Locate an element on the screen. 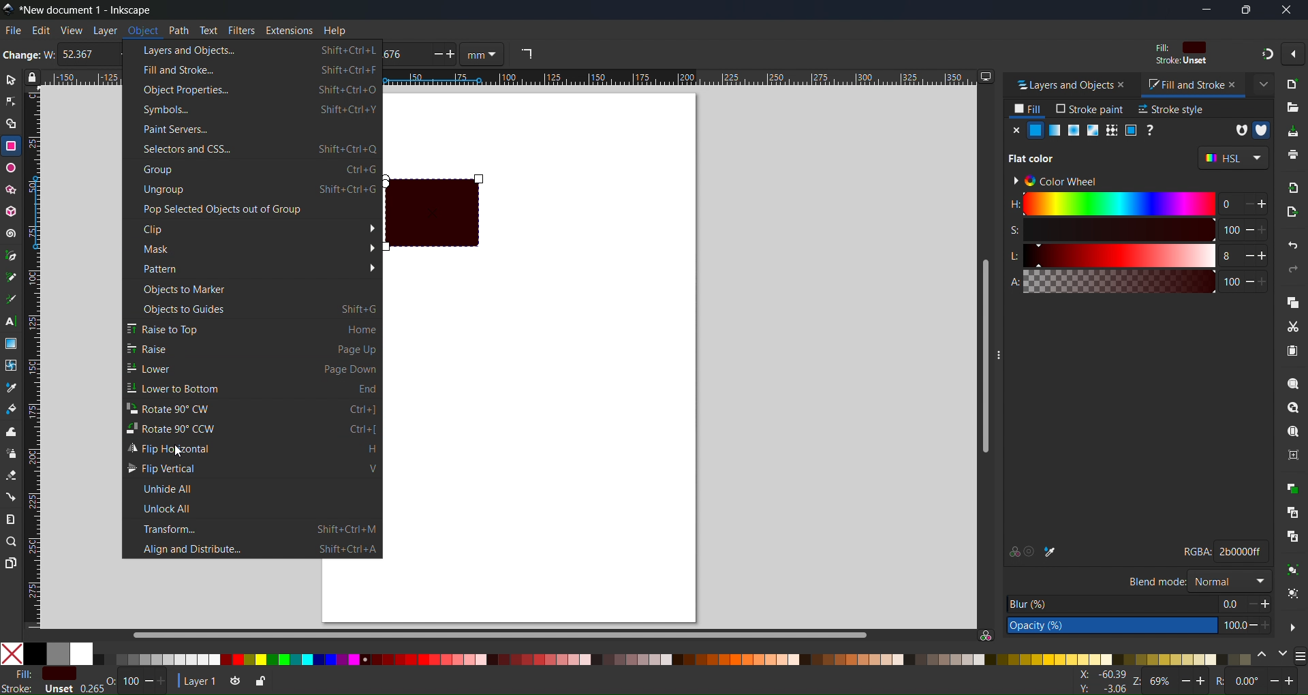  fill is located at coordinates (1029, 109).